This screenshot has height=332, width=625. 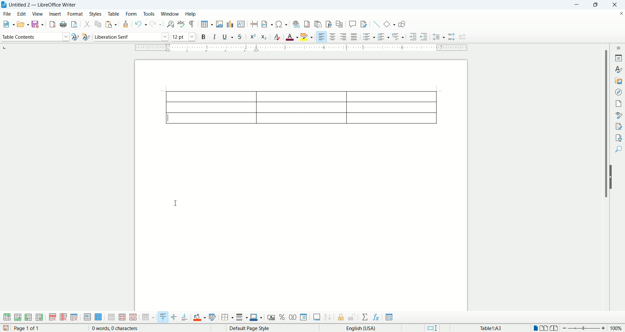 What do you see at coordinates (253, 22) in the screenshot?
I see `break page` at bounding box center [253, 22].